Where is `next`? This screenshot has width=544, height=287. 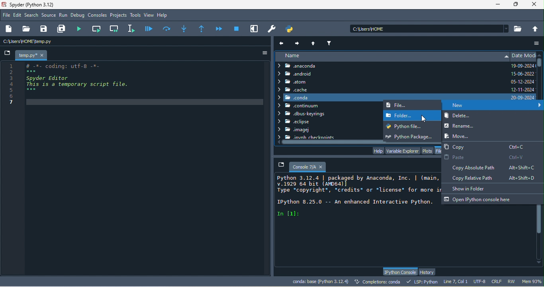 next is located at coordinates (297, 42).